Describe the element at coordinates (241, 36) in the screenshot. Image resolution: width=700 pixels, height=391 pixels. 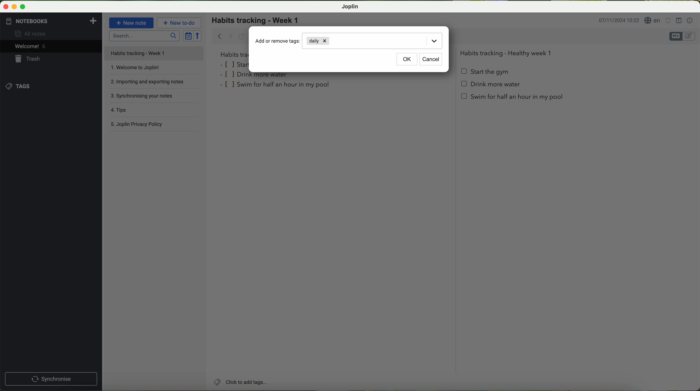
I see `toggle external editing` at that location.